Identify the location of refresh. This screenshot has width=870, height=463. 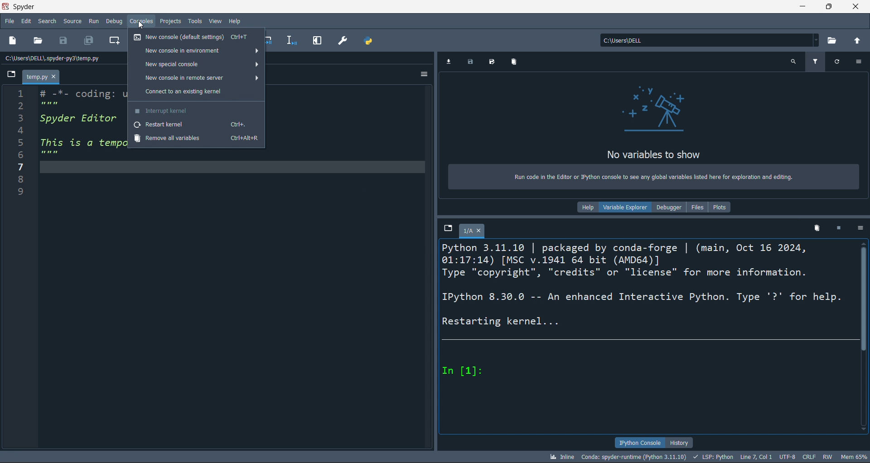
(838, 62).